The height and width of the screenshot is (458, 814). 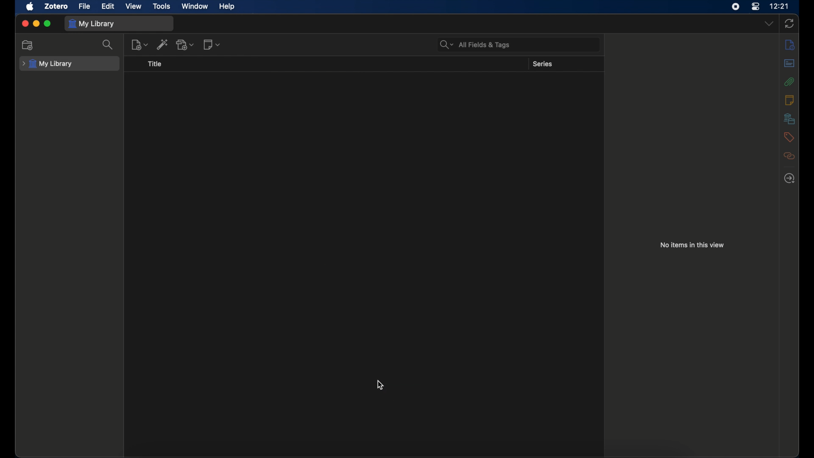 I want to click on search bar, so click(x=475, y=45).